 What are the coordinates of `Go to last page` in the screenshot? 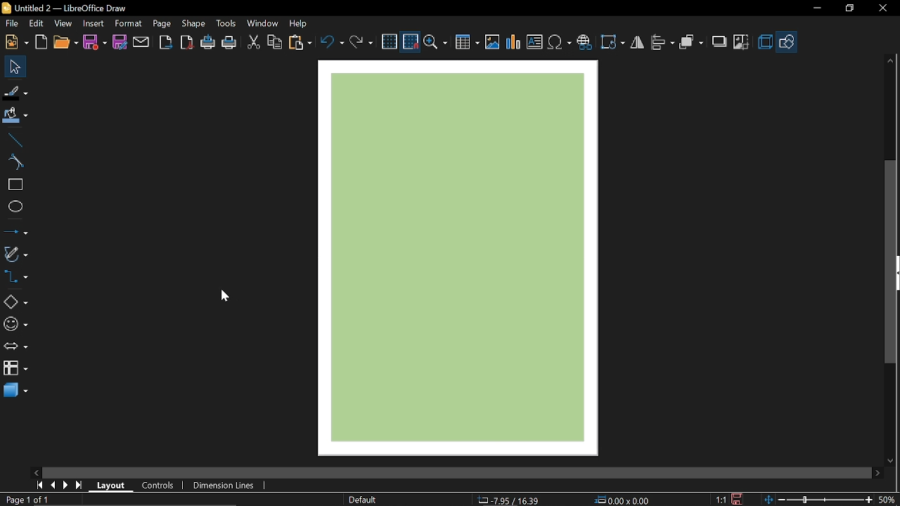 It's located at (81, 486).